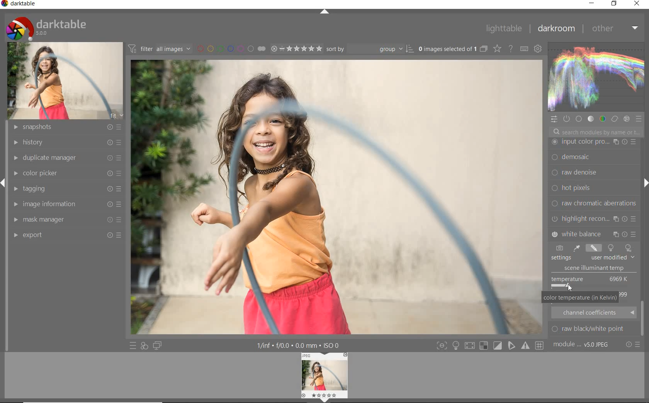 This screenshot has height=403, width=649. I want to click on reset or preset preference, so click(633, 346).